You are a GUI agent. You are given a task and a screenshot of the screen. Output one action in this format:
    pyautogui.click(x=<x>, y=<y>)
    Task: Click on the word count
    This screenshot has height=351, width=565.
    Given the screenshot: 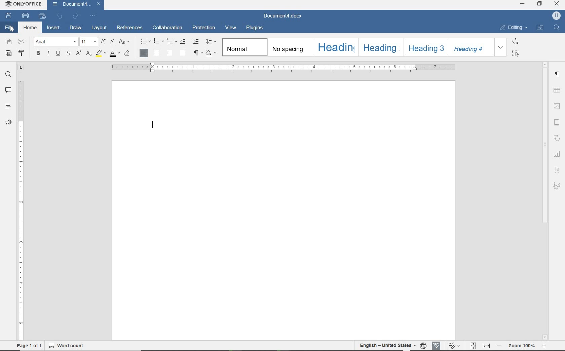 What is the action you would take?
    pyautogui.click(x=67, y=346)
    